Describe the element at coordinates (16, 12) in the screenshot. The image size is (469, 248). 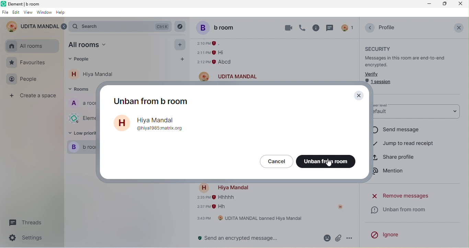
I see `edit` at that location.